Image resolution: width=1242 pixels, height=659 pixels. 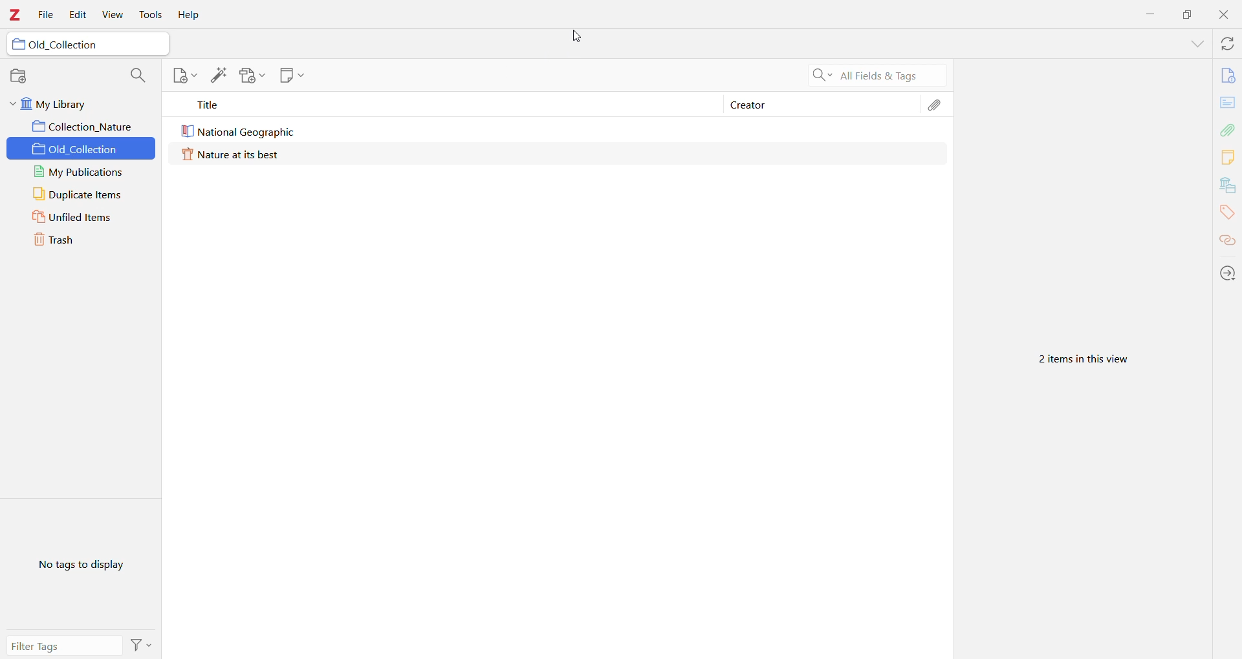 I want to click on Old_Collection, so click(x=83, y=151).